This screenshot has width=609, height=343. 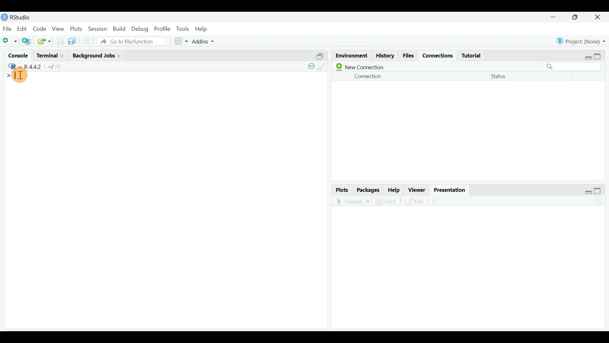 I want to click on Edit, so click(x=23, y=28).